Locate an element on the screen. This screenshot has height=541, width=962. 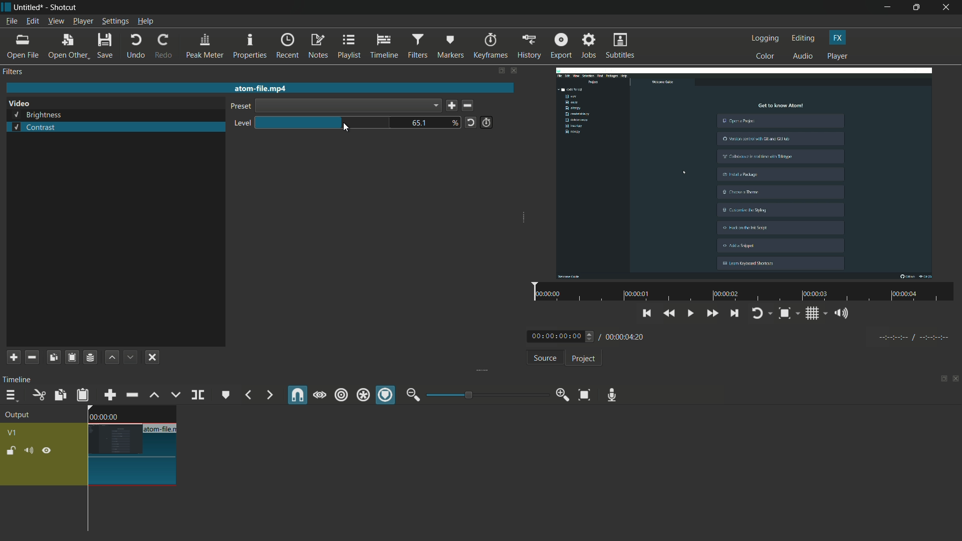
level is located at coordinates (240, 124).